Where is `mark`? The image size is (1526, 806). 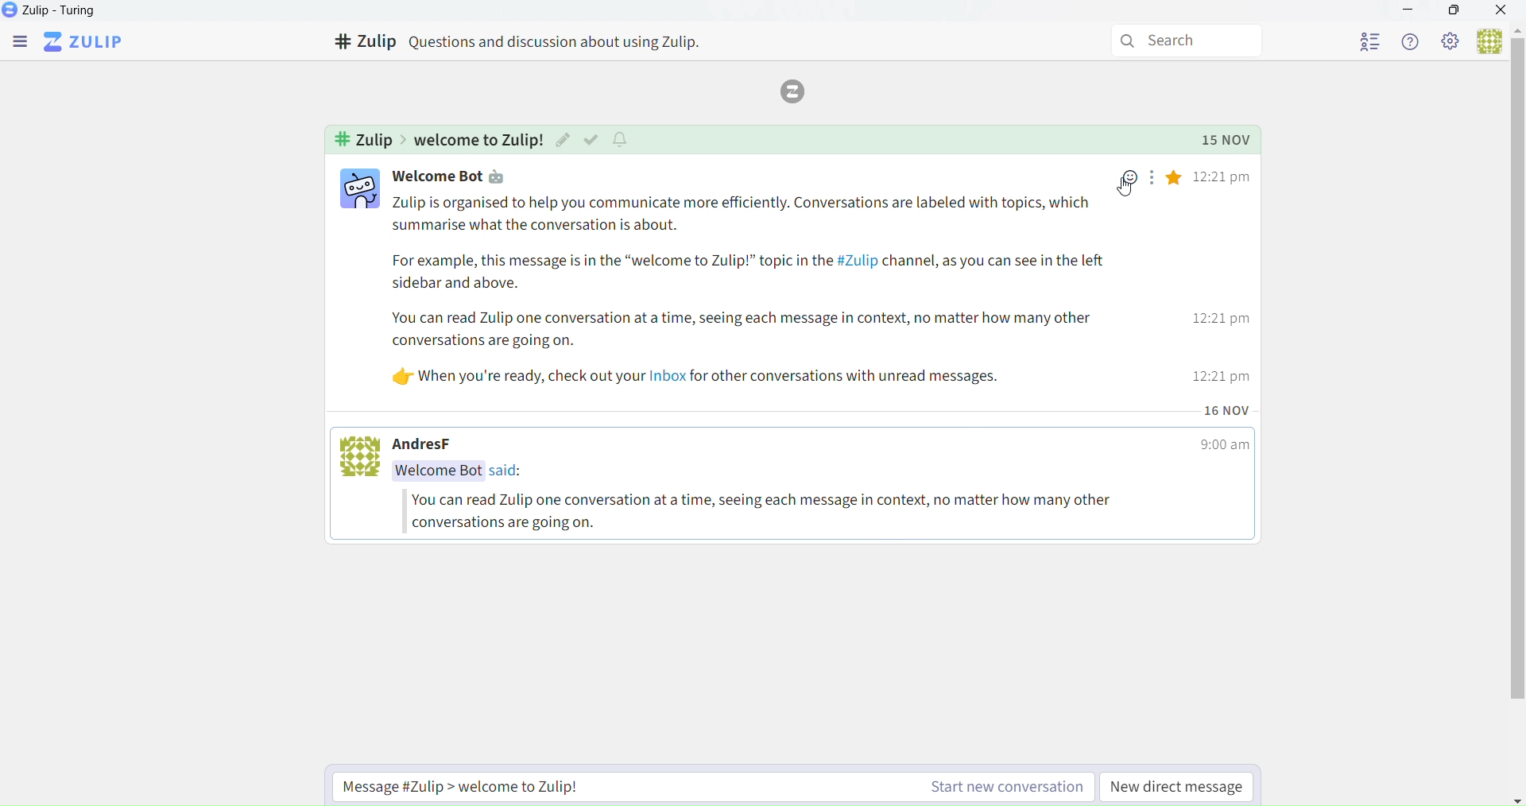 mark is located at coordinates (591, 139).